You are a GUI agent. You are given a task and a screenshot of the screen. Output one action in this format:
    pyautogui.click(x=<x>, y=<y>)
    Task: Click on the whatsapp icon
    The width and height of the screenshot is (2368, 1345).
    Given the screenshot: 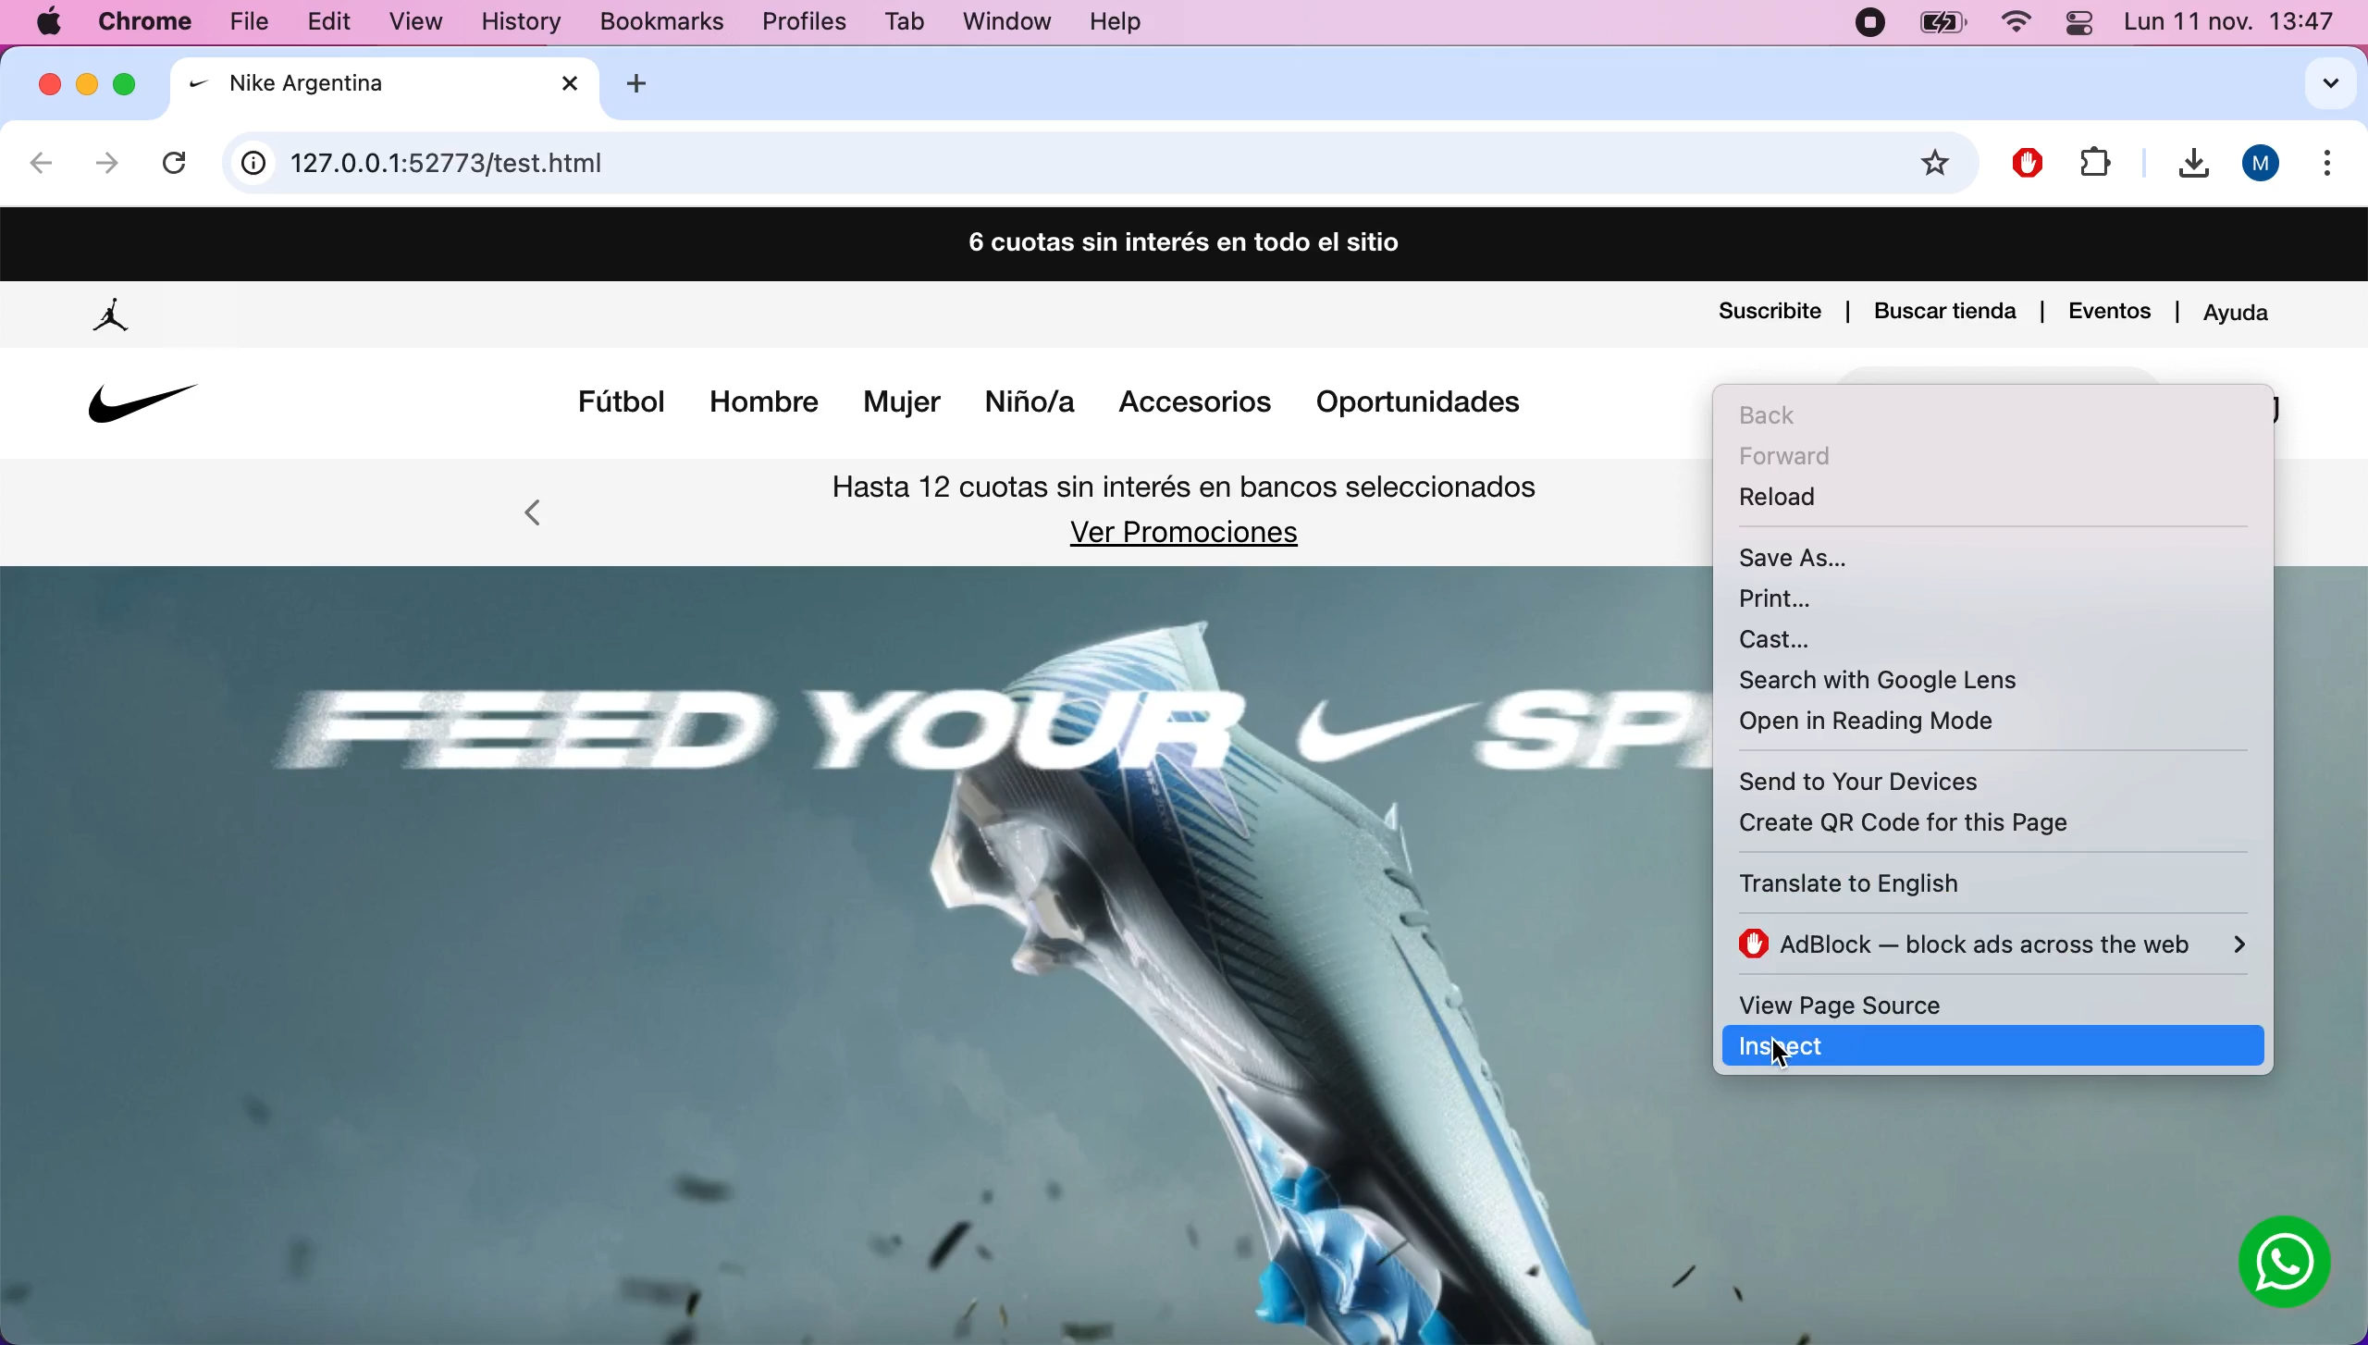 What is the action you would take?
    pyautogui.click(x=2287, y=1266)
    